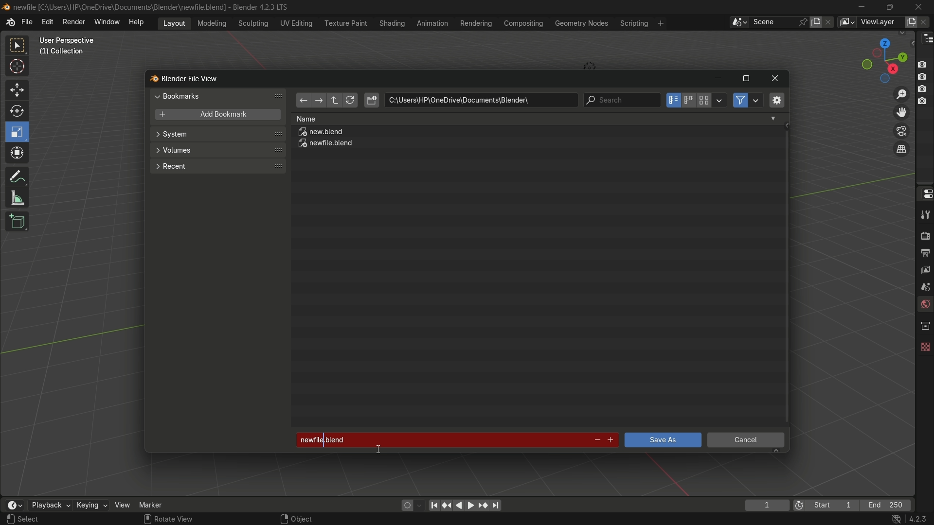 The width and height of the screenshot is (934, 525). I want to click on view, so click(123, 505).